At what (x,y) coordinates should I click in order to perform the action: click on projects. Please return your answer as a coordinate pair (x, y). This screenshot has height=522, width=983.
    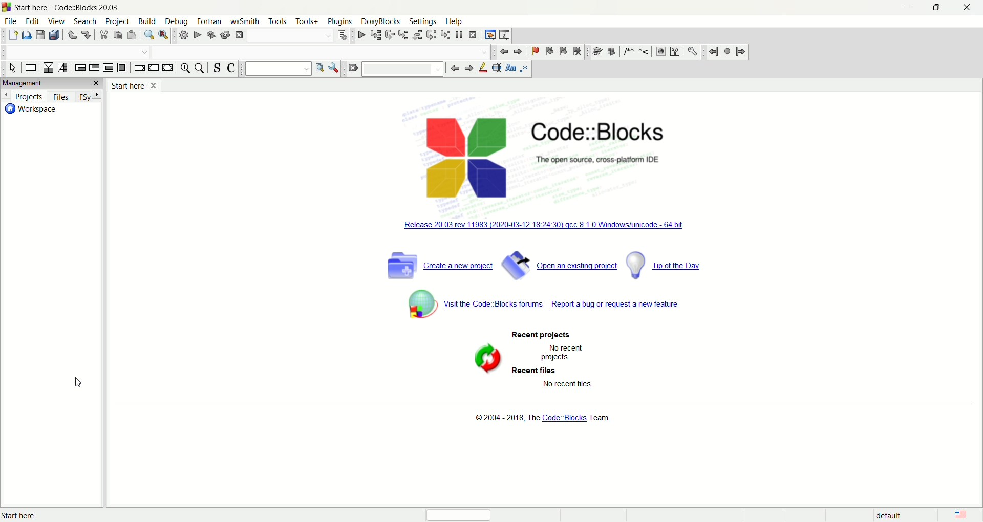
    Looking at the image, I should click on (24, 96).